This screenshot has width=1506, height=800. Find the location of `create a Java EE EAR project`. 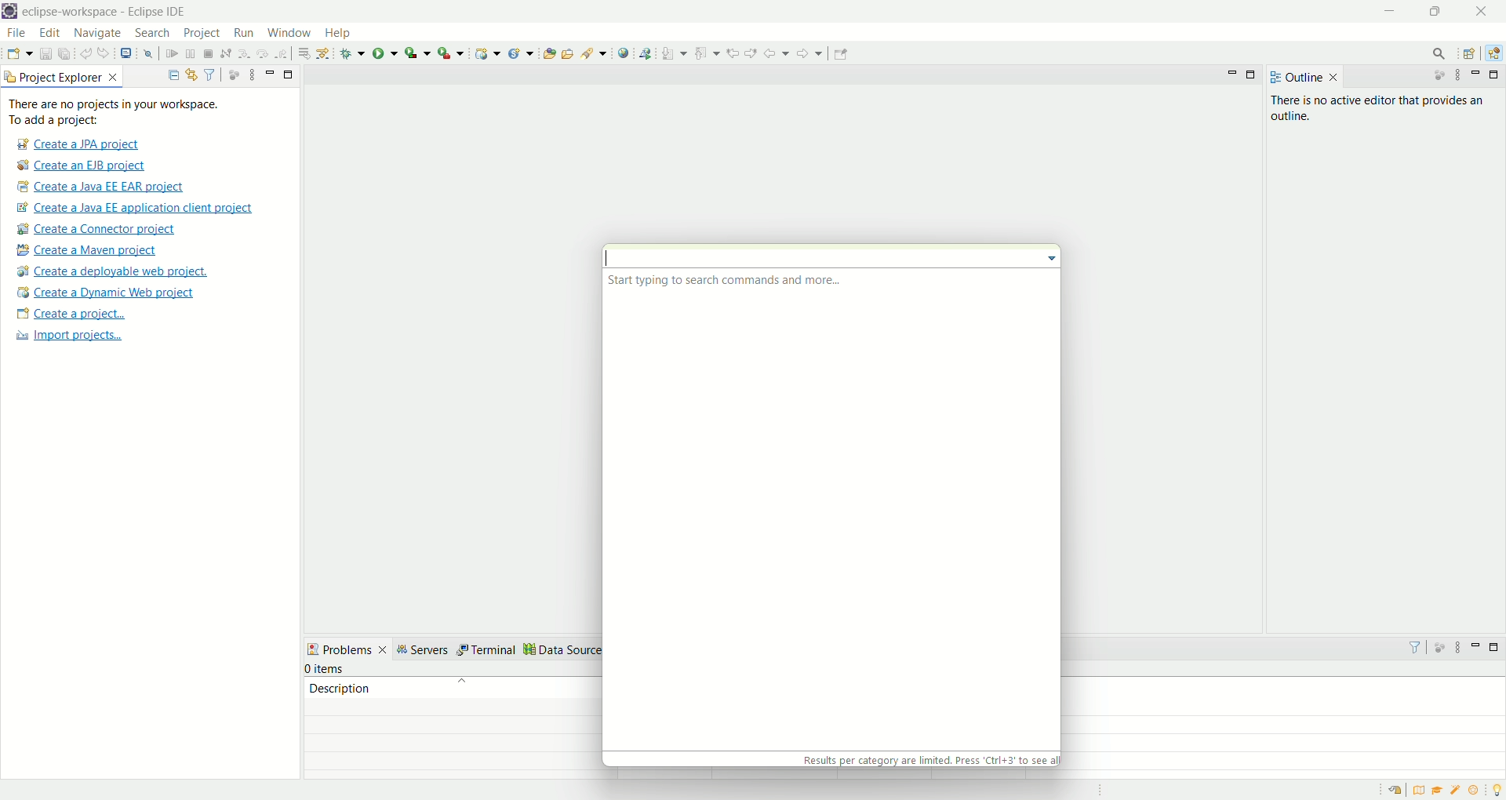

create a Java EE EAR project is located at coordinates (104, 188).